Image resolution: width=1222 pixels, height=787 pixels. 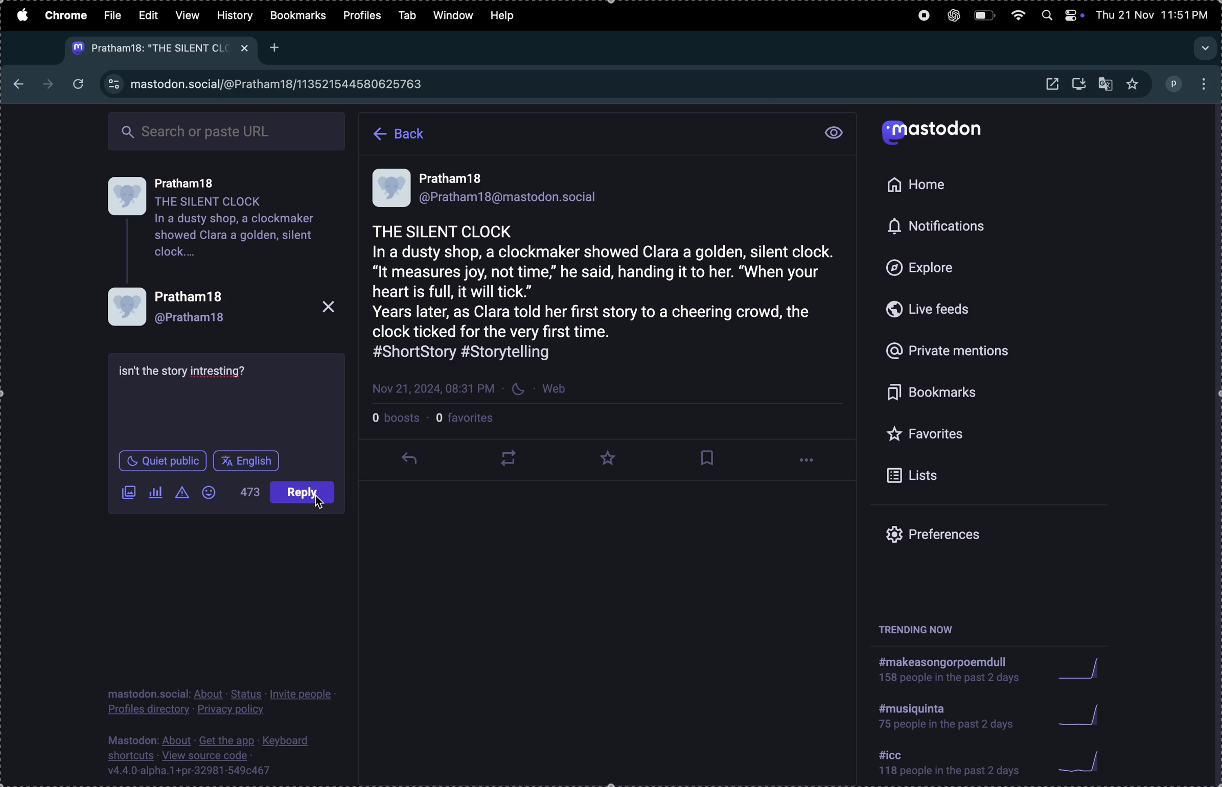 What do you see at coordinates (1074, 15) in the screenshot?
I see `apple widgets` at bounding box center [1074, 15].